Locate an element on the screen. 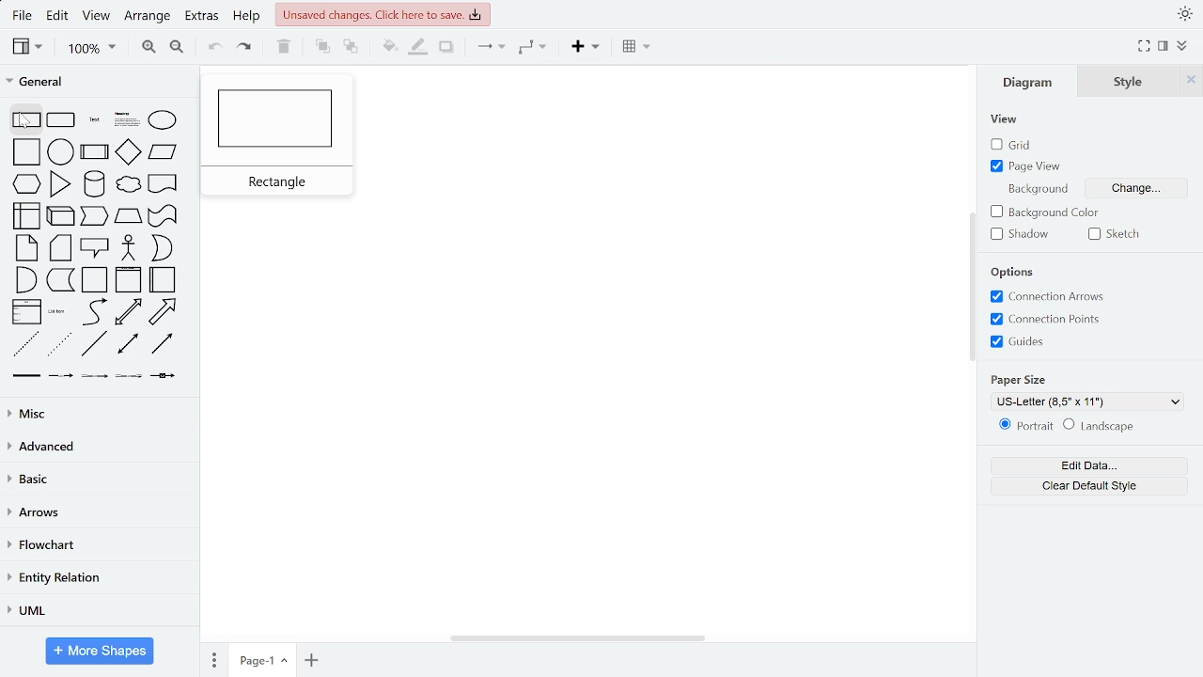  cursor is located at coordinates (31, 123).